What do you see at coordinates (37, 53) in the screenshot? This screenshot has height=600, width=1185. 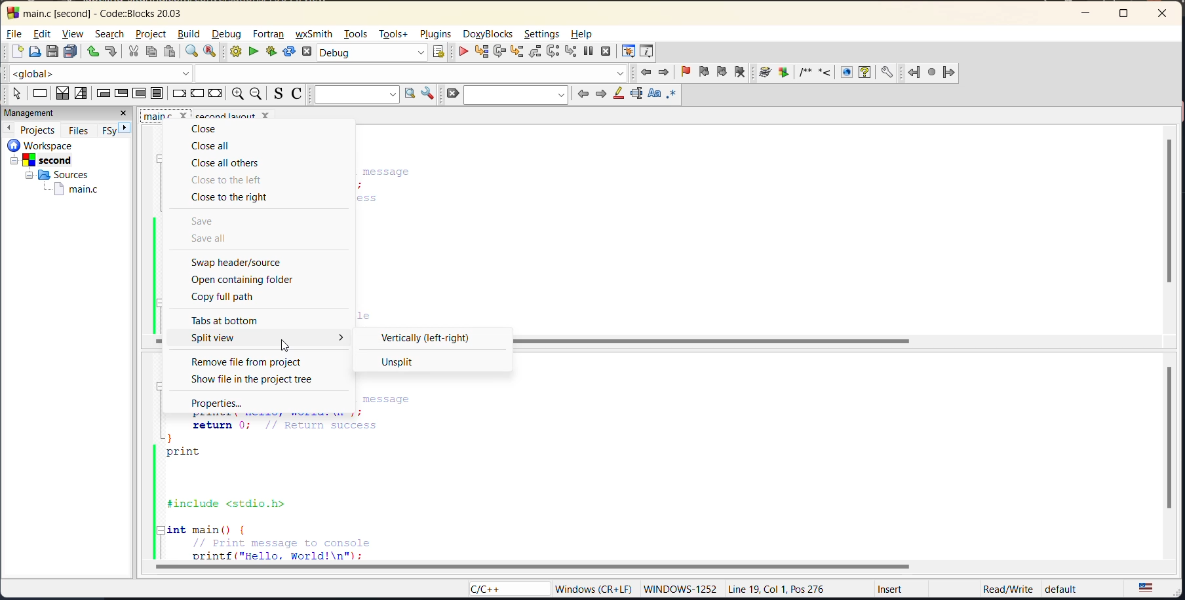 I see `open` at bounding box center [37, 53].